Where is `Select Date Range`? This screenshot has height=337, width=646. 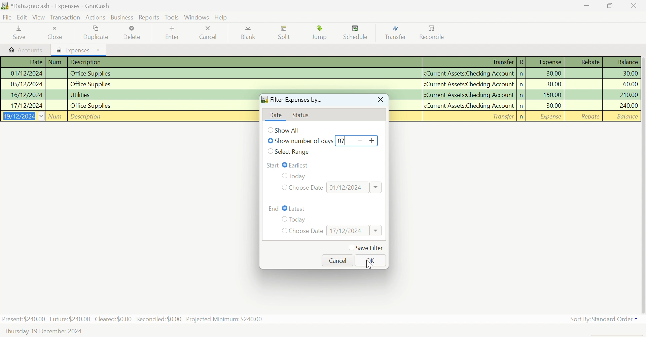 Select Date Range is located at coordinates (293, 152).